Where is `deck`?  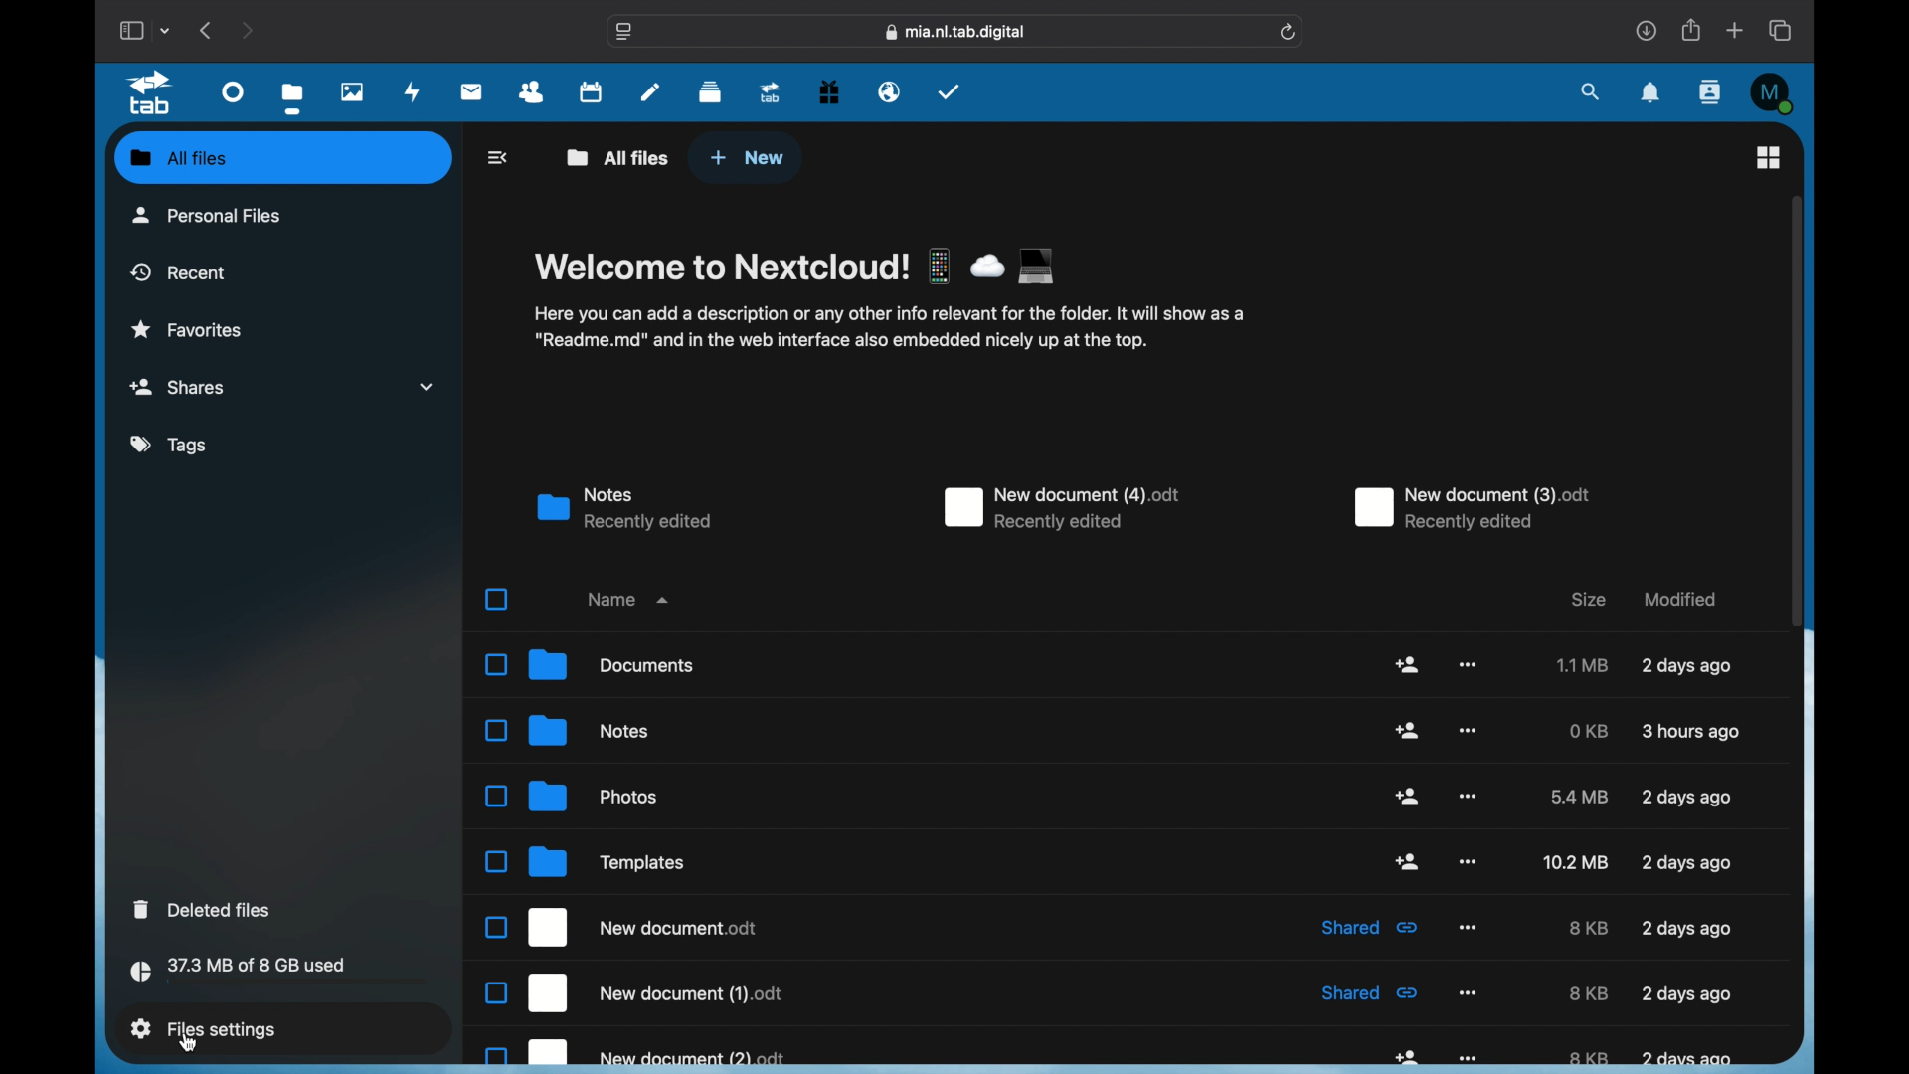 deck is located at coordinates (710, 90).